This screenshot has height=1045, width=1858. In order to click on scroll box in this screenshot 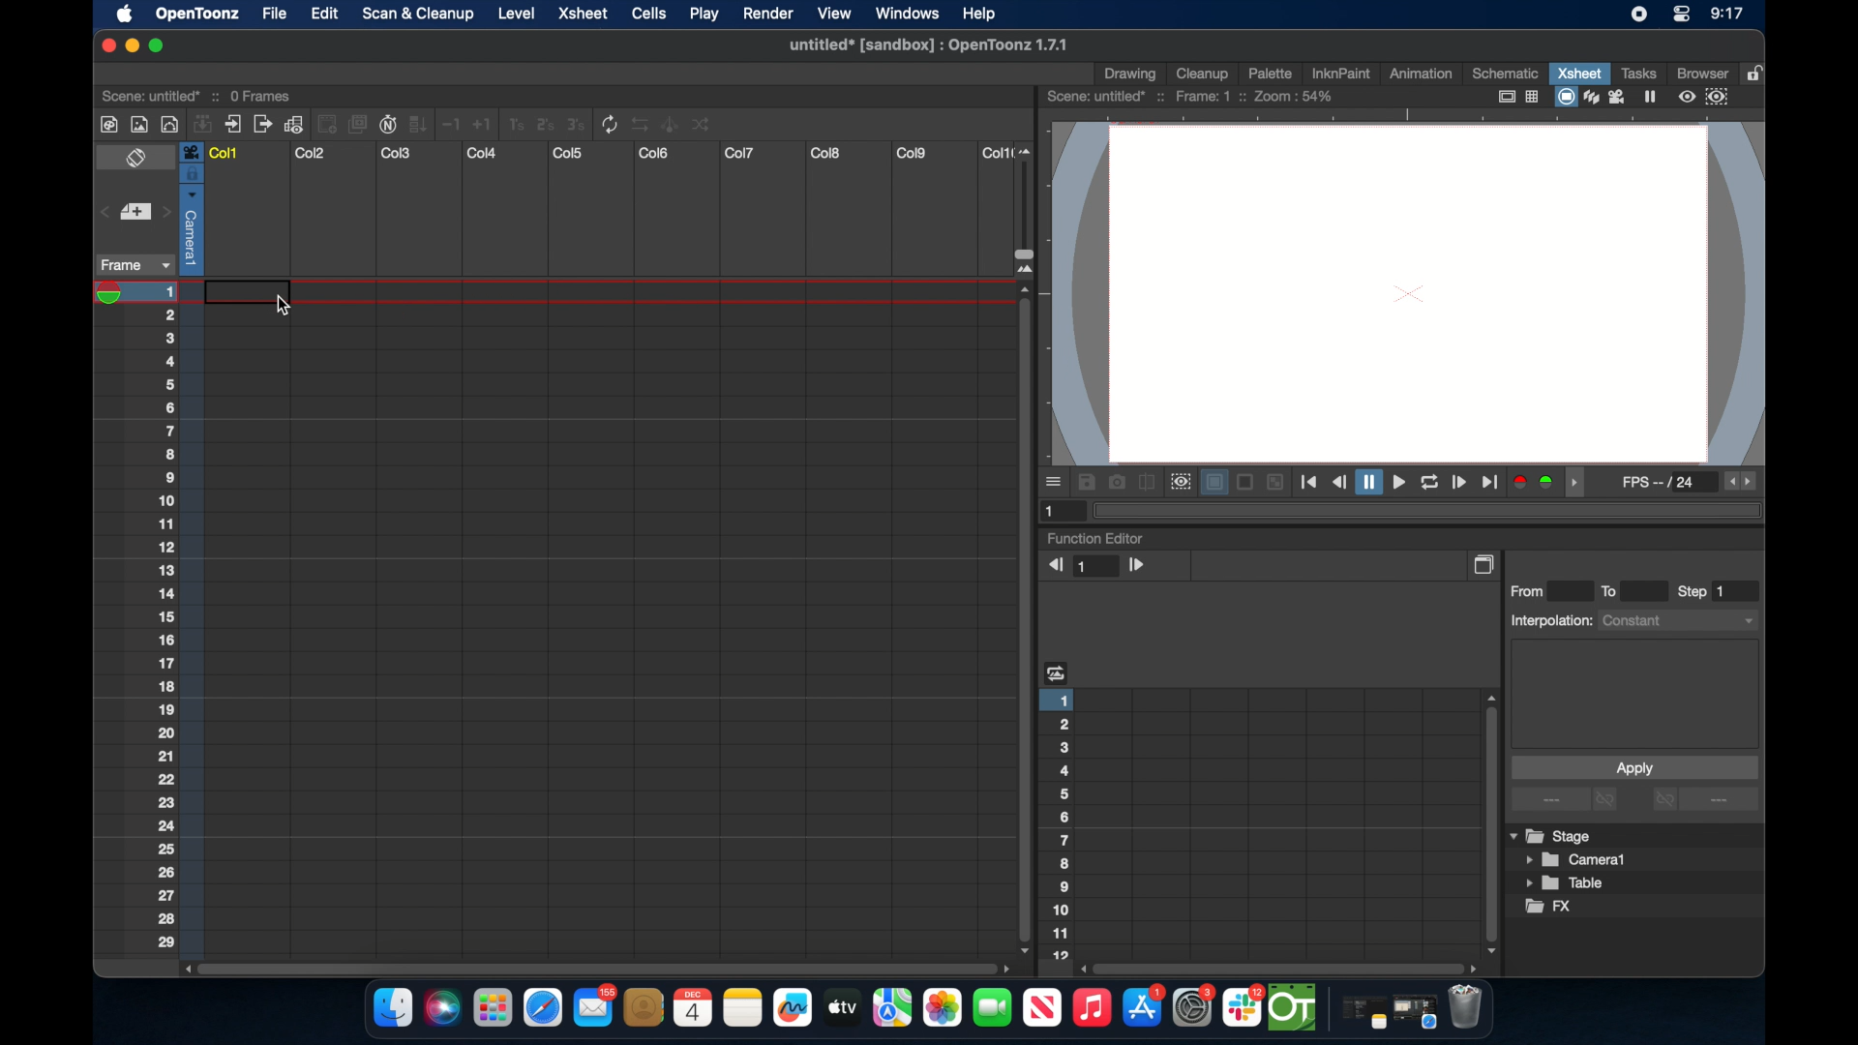, I will do `click(594, 967)`.